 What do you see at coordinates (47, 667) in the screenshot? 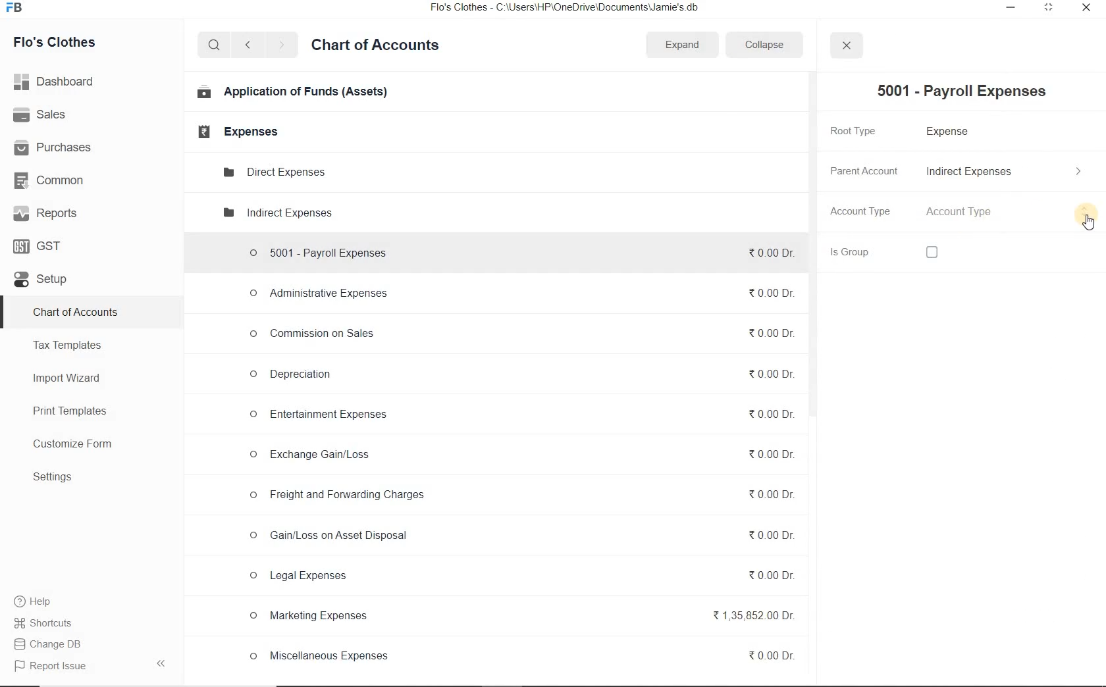
I see `Report Issue` at bounding box center [47, 667].